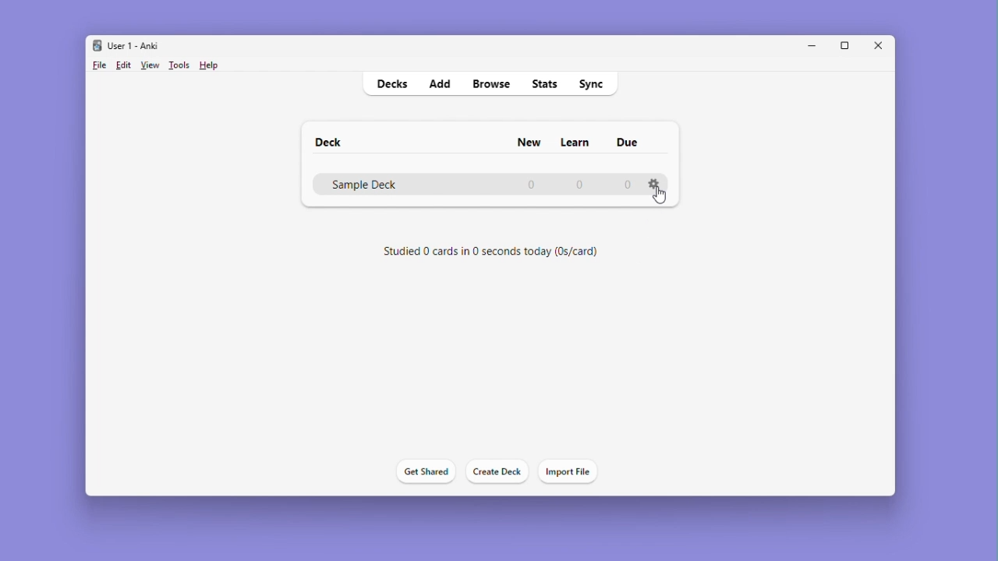 The width and height of the screenshot is (998, 561). I want to click on New, so click(530, 142).